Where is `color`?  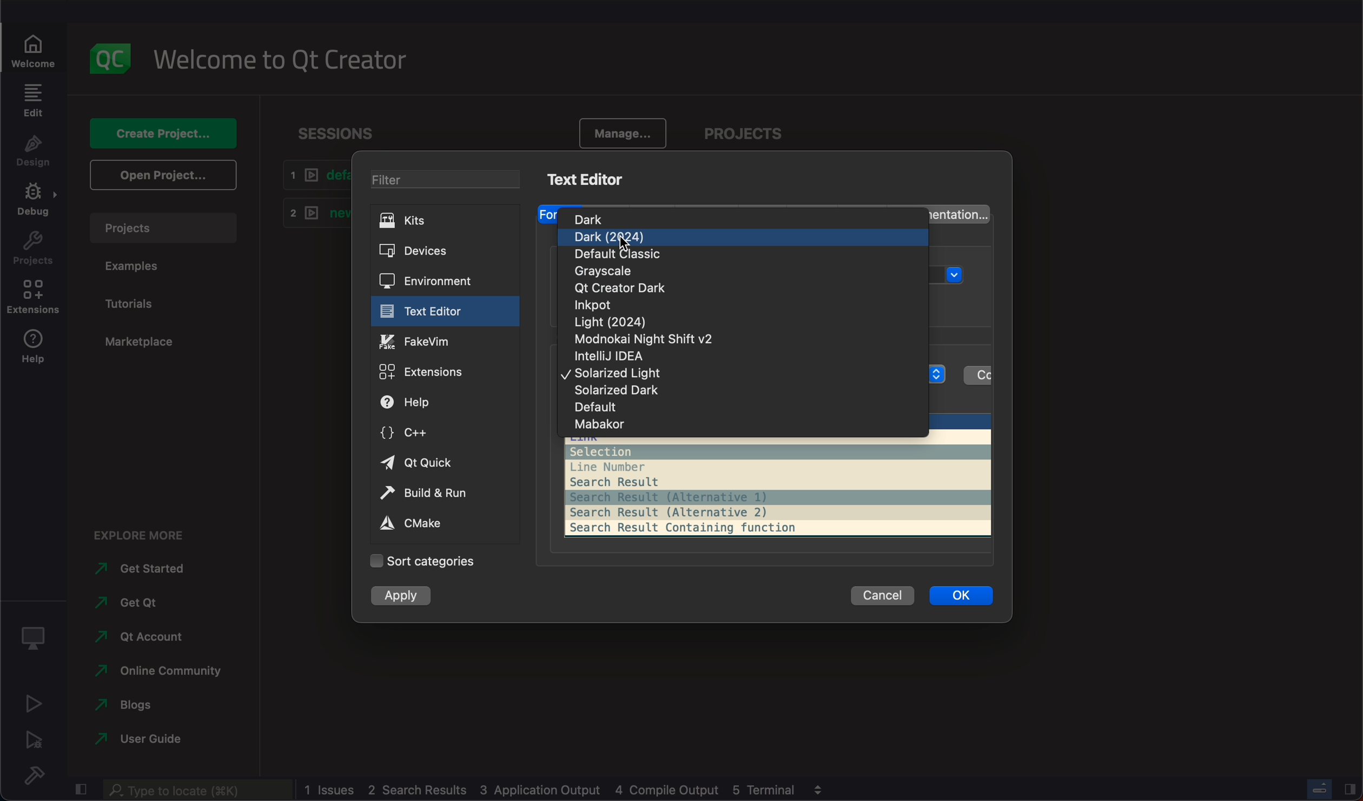
color is located at coordinates (977, 376).